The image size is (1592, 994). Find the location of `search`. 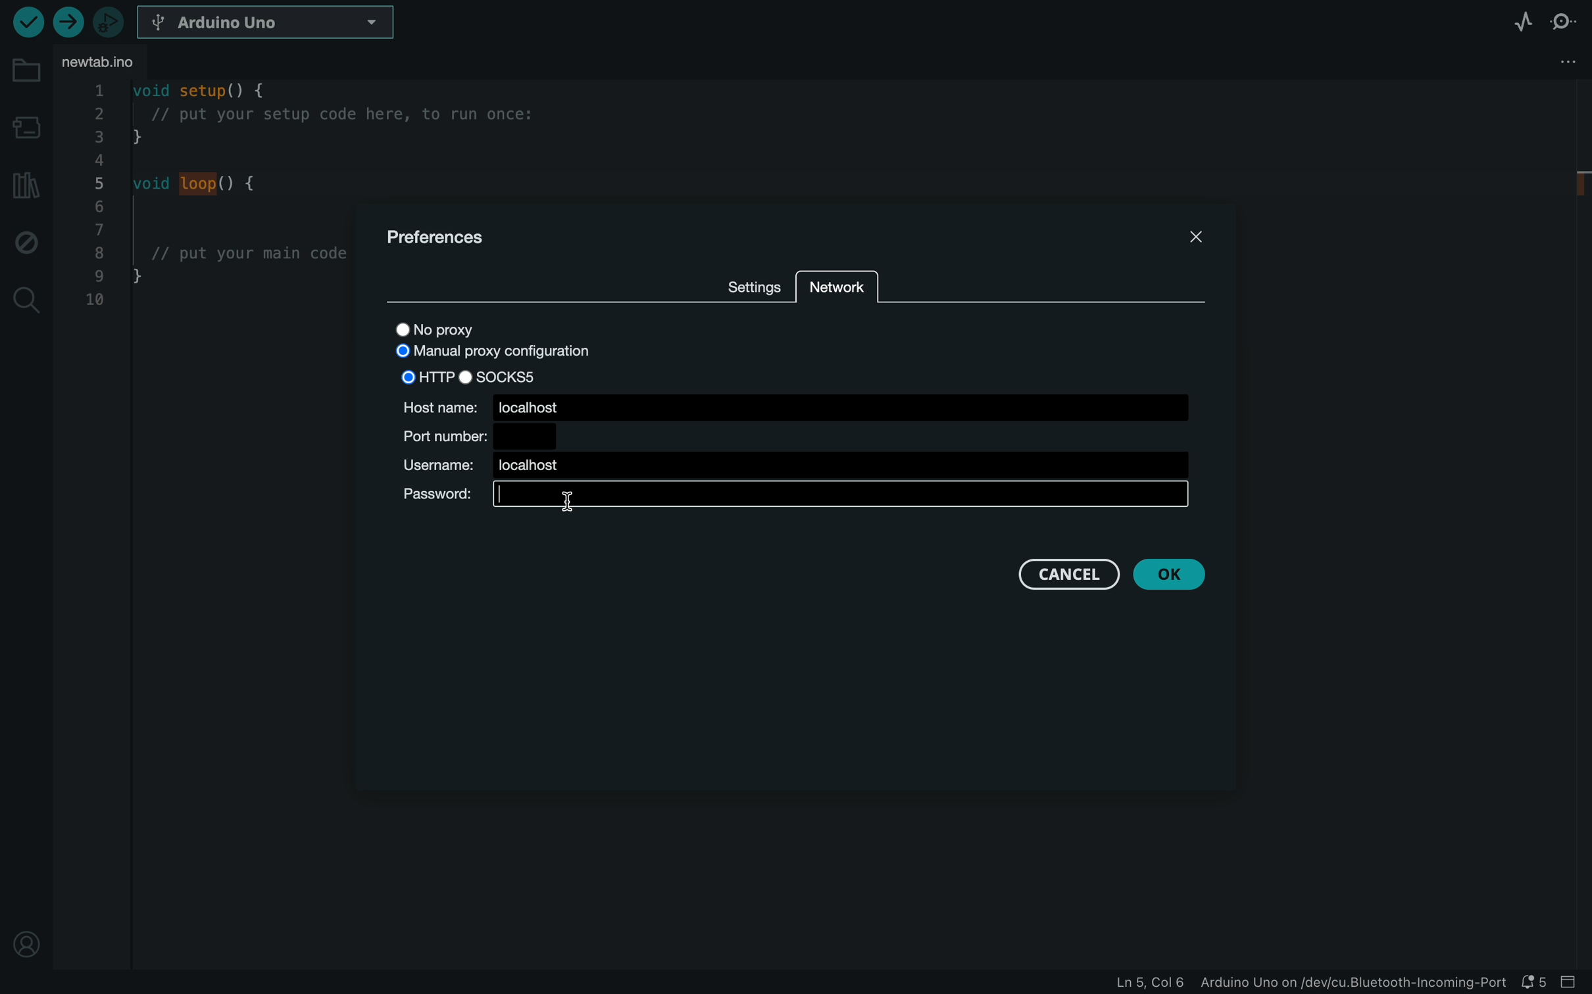

search is located at coordinates (26, 298).